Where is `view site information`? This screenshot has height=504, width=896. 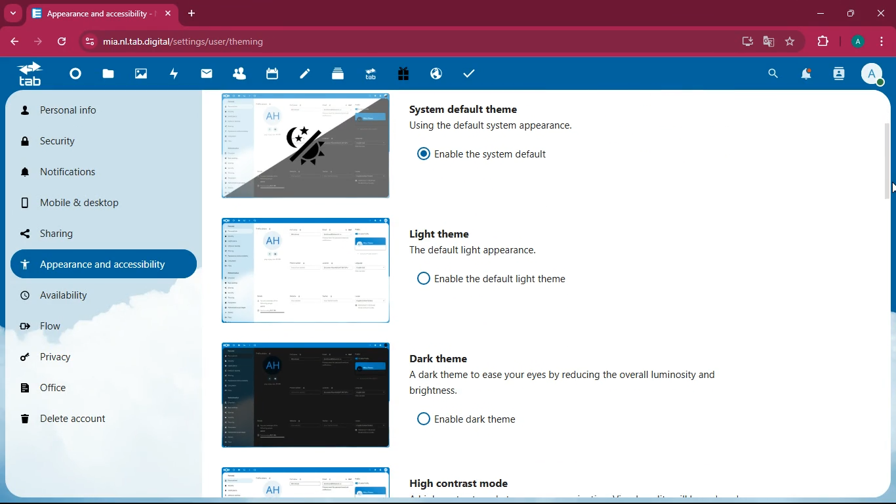 view site information is located at coordinates (91, 42).